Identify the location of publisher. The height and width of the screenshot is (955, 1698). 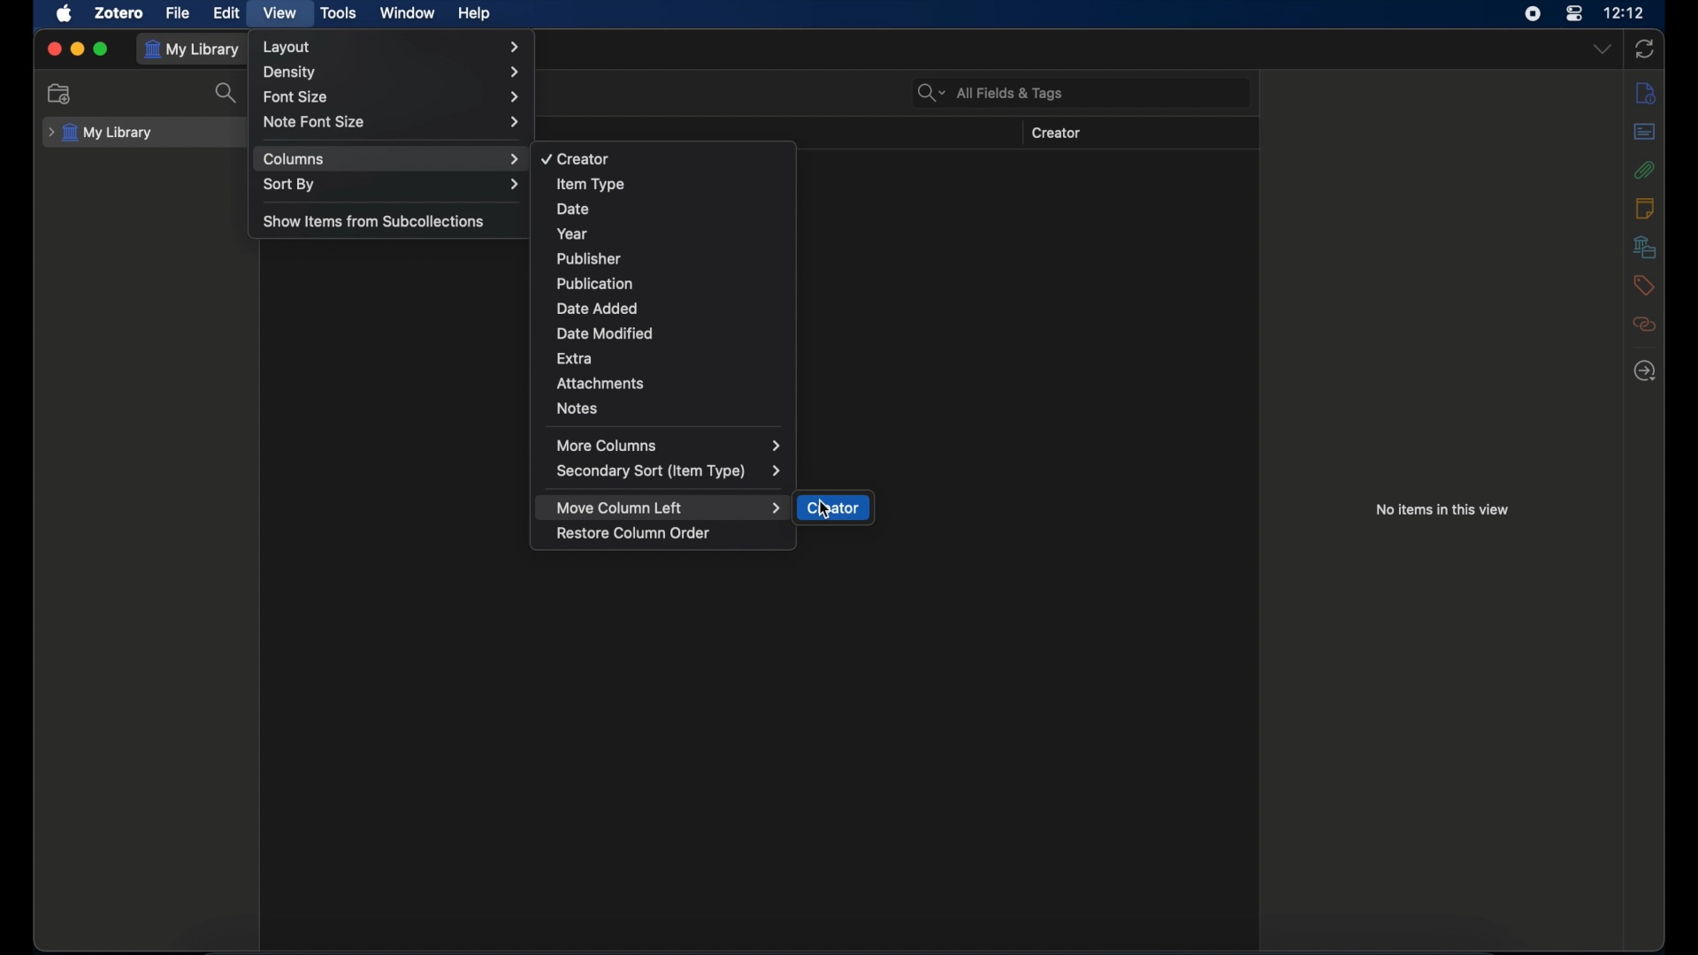
(588, 259).